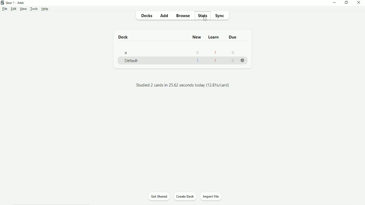 The height and width of the screenshot is (205, 365). I want to click on Stats, so click(202, 16).